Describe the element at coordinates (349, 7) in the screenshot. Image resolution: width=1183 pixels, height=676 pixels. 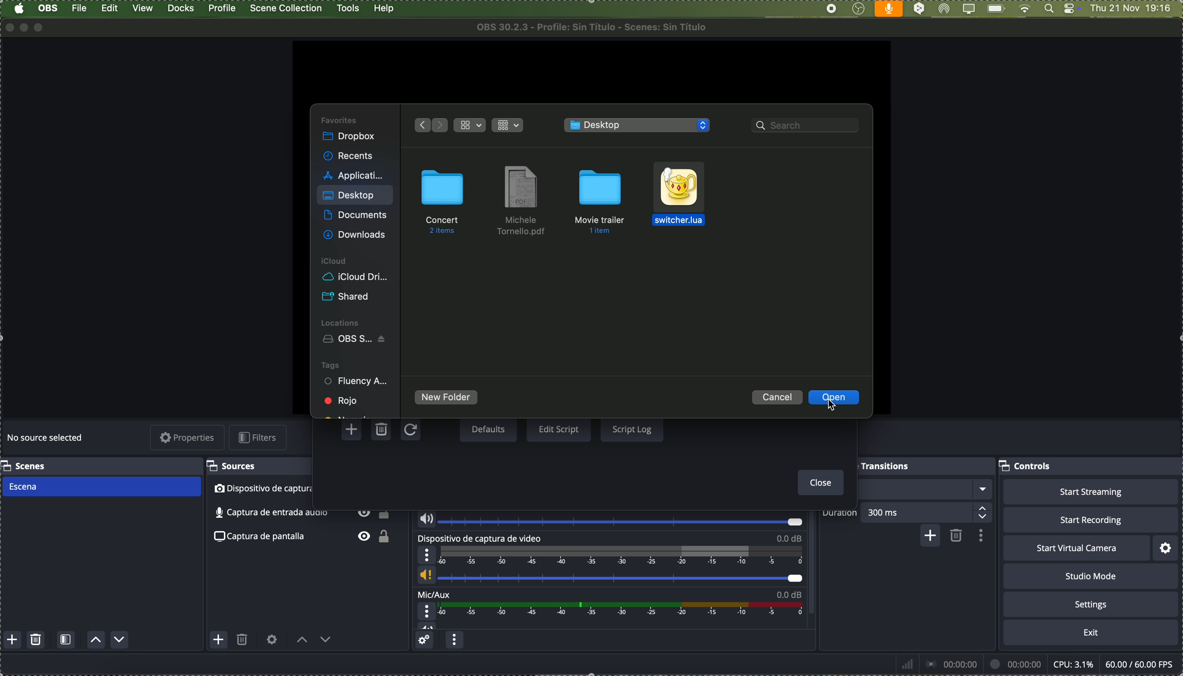
I see `click on tools` at that location.